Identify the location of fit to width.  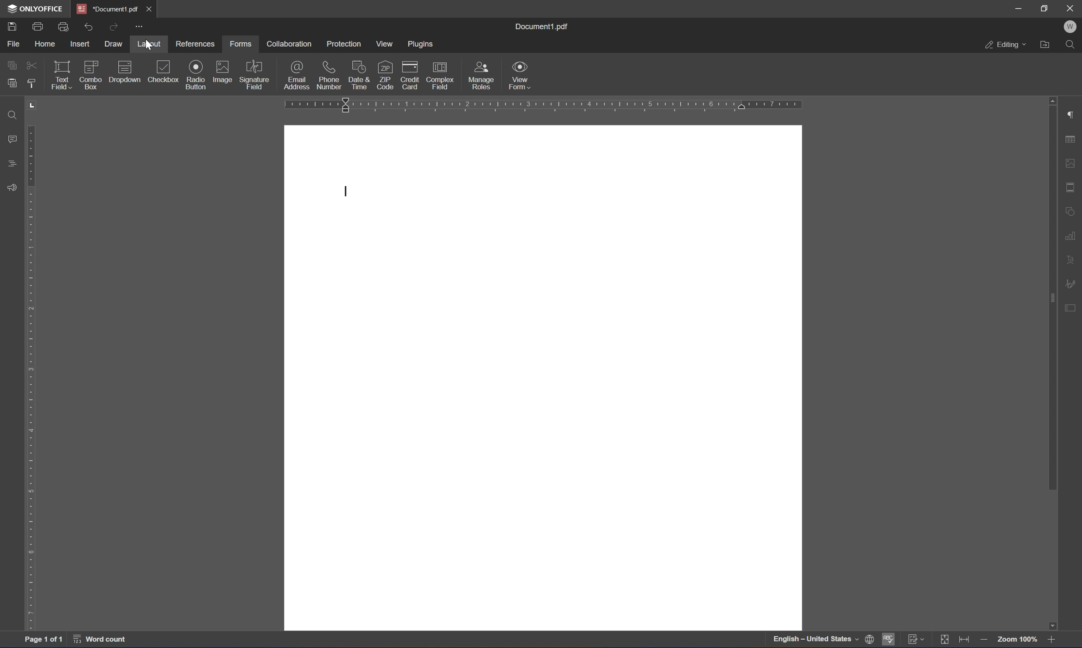
(967, 640).